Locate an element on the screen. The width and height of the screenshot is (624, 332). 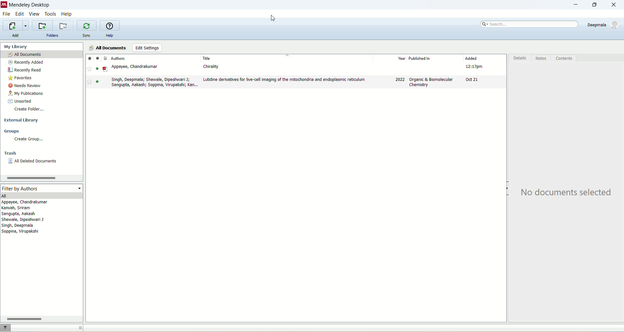
account is located at coordinates (603, 25).